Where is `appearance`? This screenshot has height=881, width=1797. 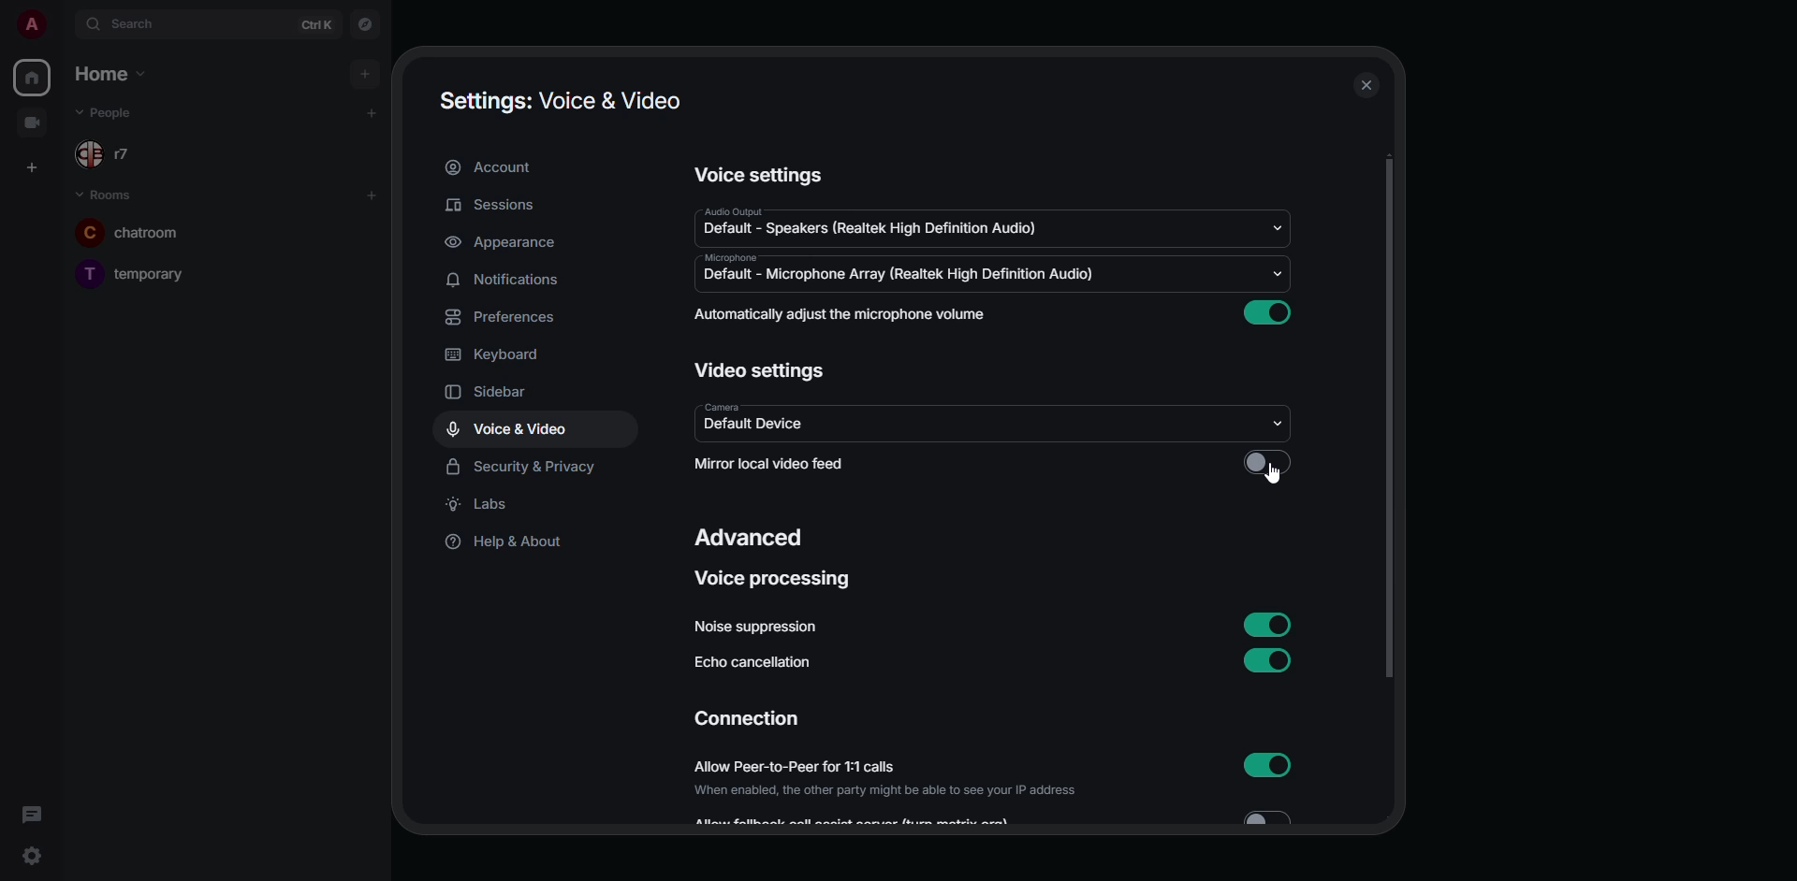 appearance is located at coordinates (504, 244).